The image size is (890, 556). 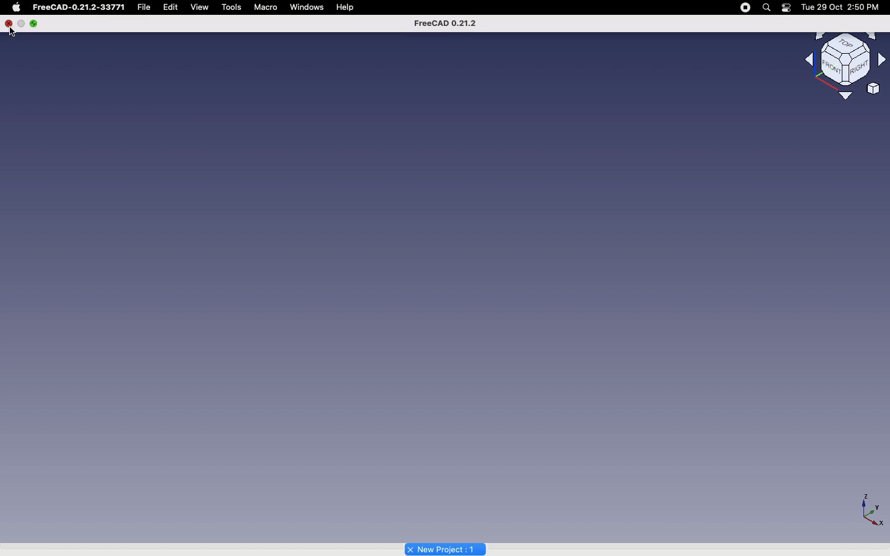 What do you see at coordinates (147, 7) in the screenshot?
I see `File` at bounding box center [147, 7].